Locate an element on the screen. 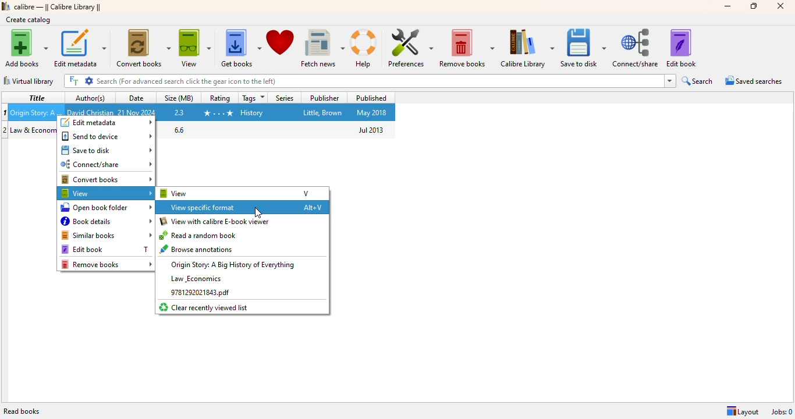  shortcut for edit book is located at coordinates (145, 249).